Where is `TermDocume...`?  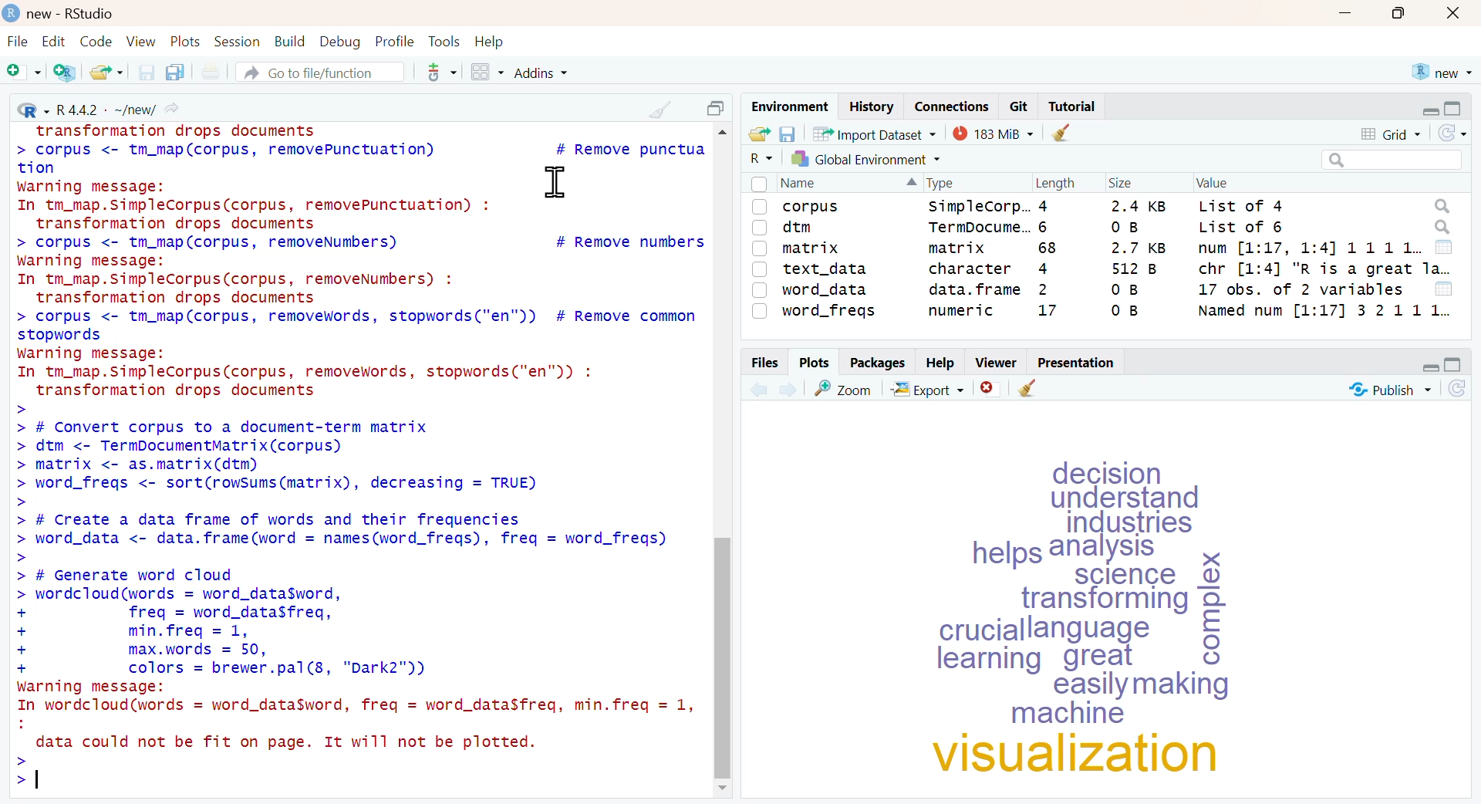
TermDocume... is located at coordinates (978, 227).